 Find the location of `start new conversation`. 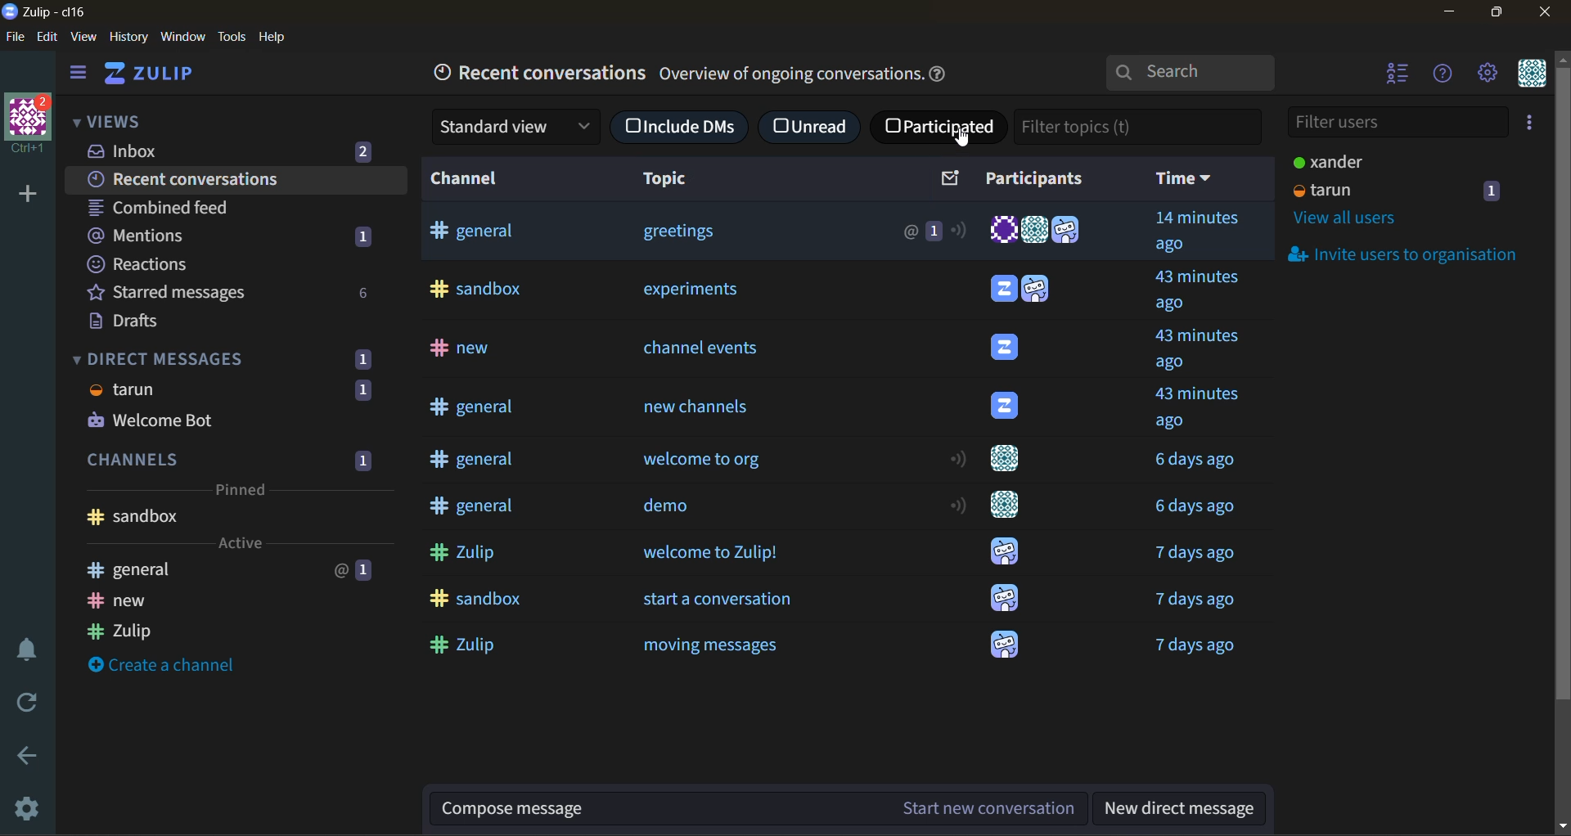

start new conversation is located at coordinates (986, 808).